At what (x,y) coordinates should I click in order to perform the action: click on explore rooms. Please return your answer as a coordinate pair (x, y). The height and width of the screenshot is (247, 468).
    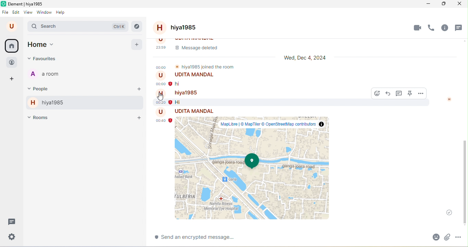
    Looking at the image, I should click on (137, 27).